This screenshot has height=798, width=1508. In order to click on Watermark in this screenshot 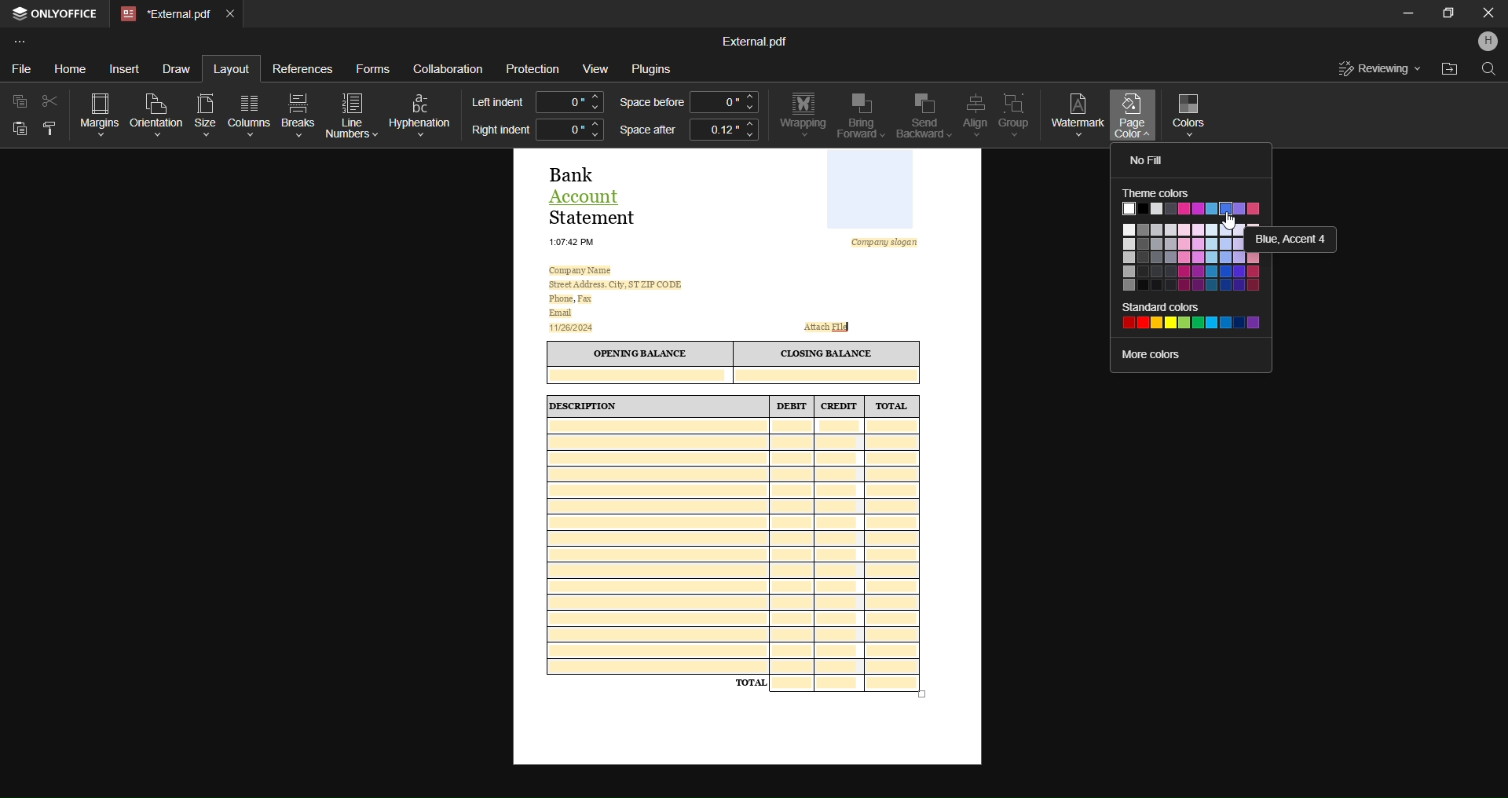, I will do `click(1078, 113)`.